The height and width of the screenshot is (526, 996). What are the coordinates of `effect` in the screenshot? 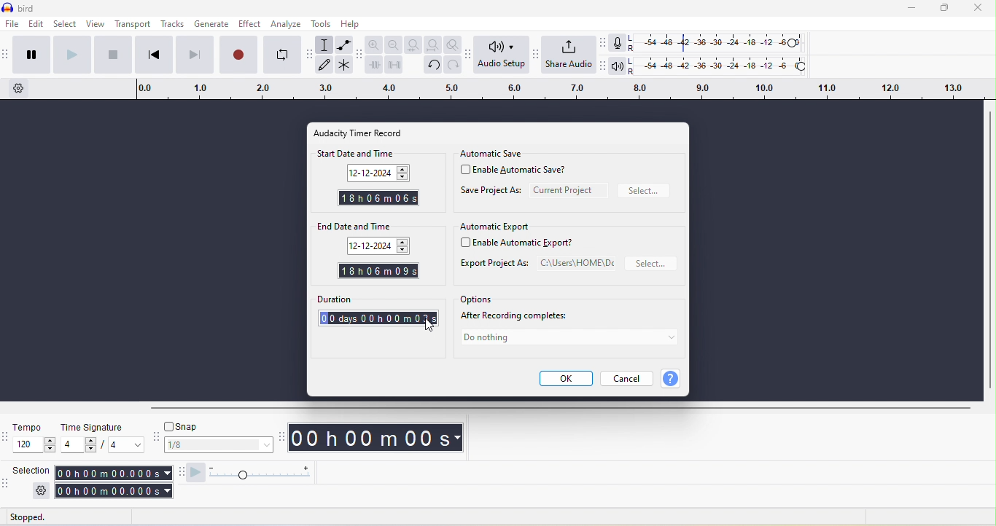 It's located at (249, 25).